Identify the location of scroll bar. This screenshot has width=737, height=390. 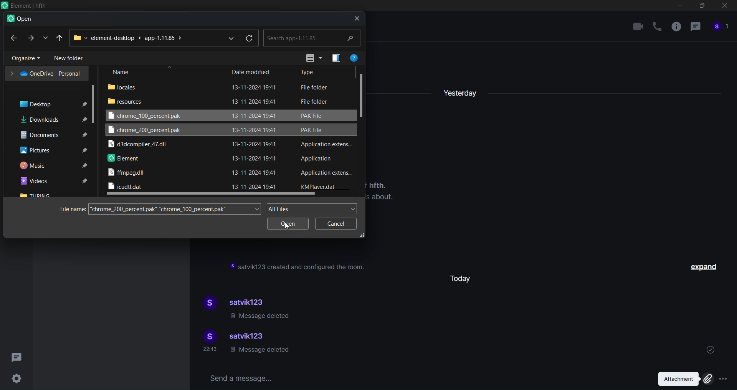
(94, 103).